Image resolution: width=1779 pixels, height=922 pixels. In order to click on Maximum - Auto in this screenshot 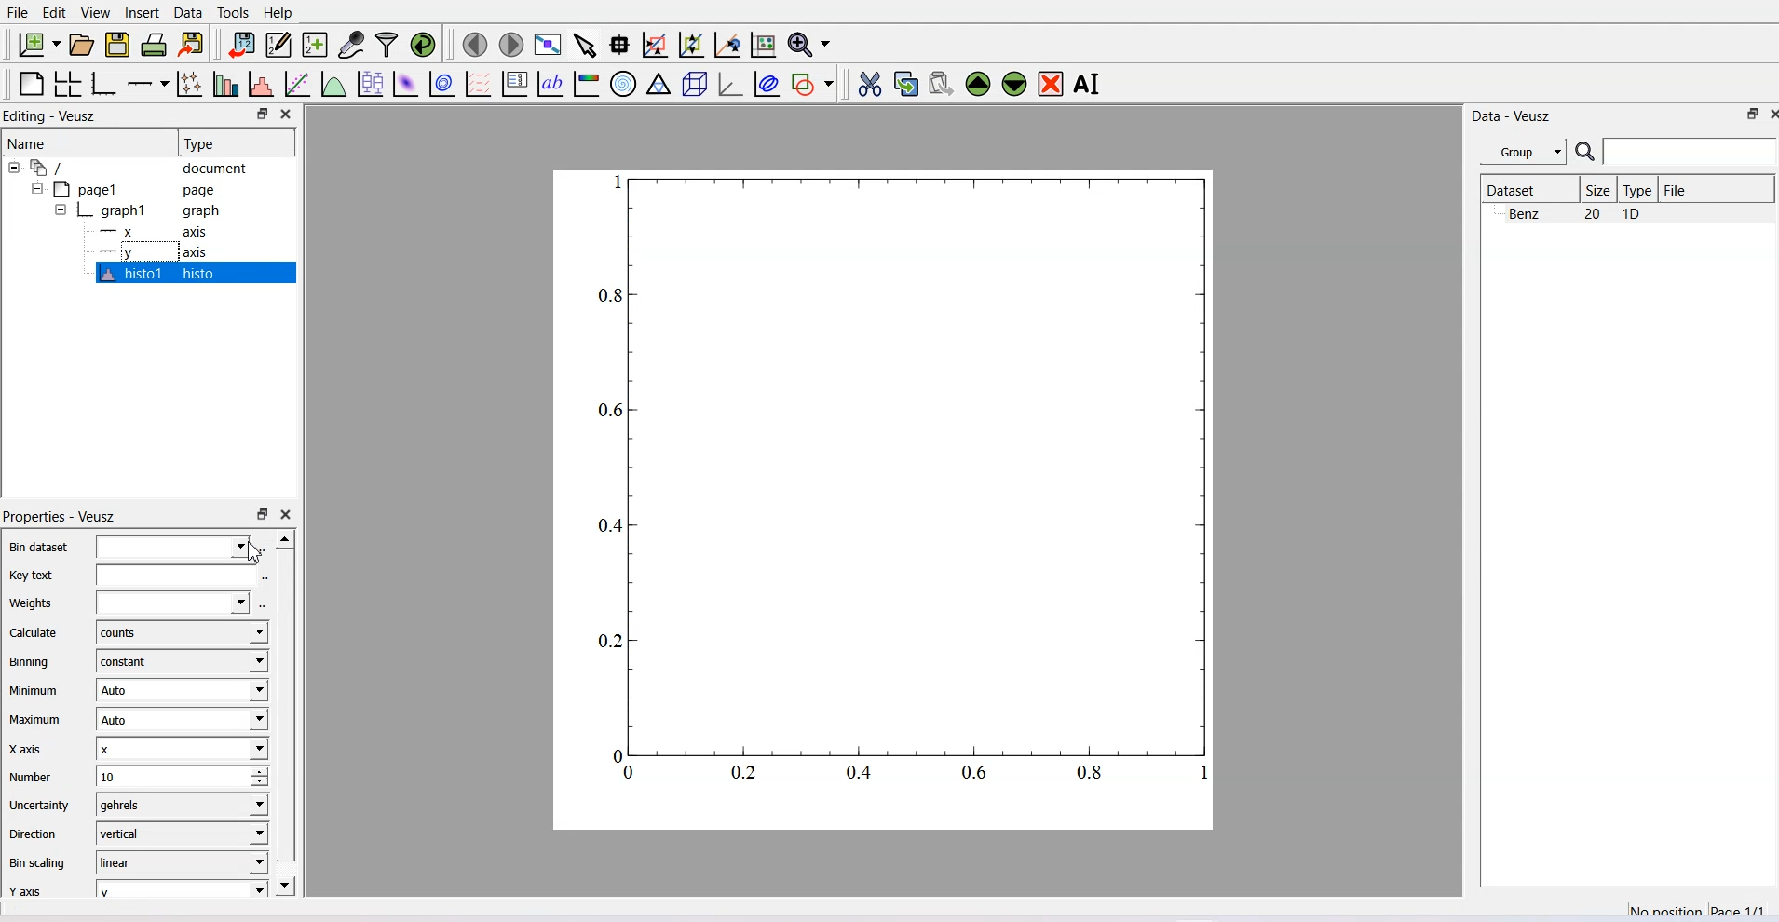, I will do `click(135, 718)`.